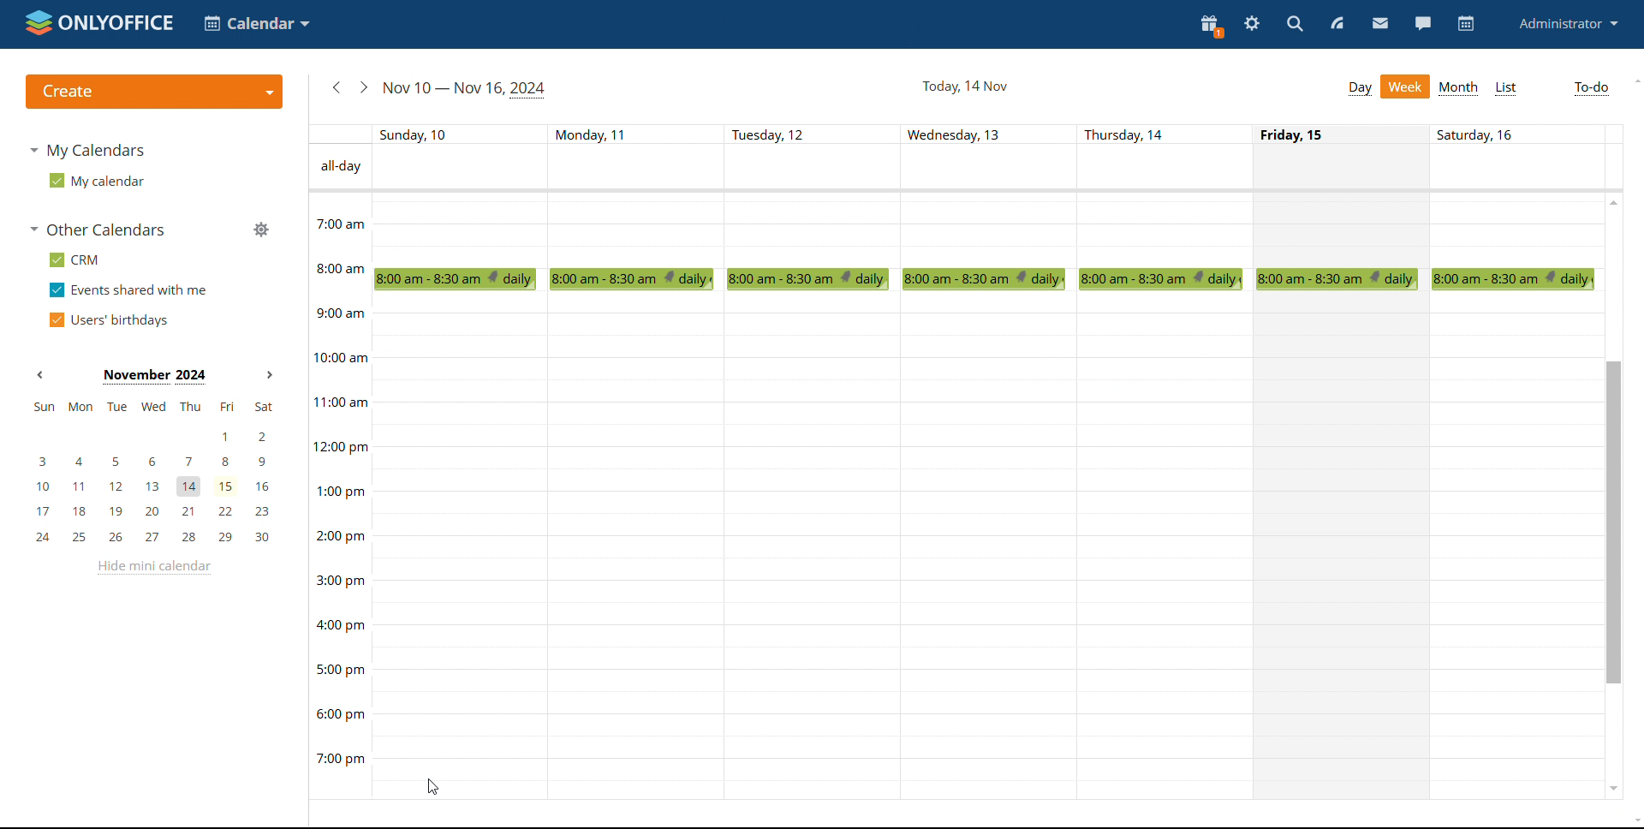 The image size is (1644, 829). Describe the element at coordinates (1611, 520) in the screenshot. I see `scroll bar` at that location.